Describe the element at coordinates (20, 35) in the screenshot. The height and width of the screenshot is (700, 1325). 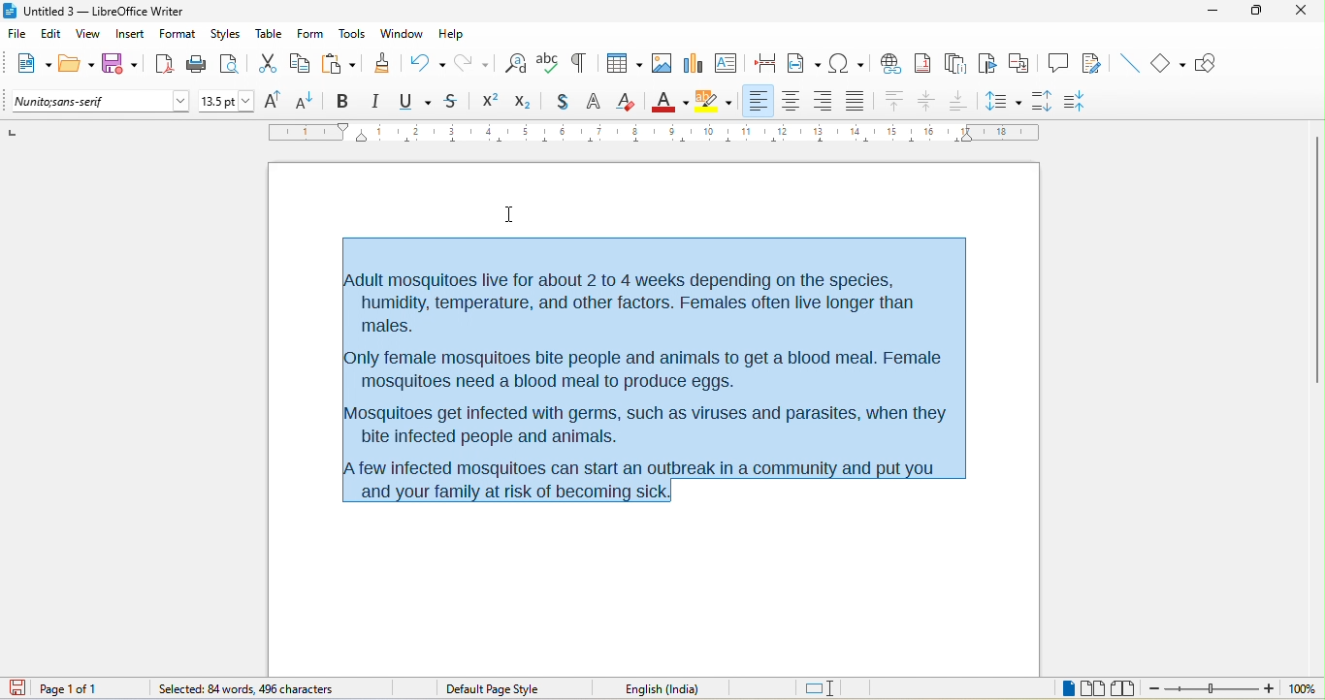
I see `file` at that location.